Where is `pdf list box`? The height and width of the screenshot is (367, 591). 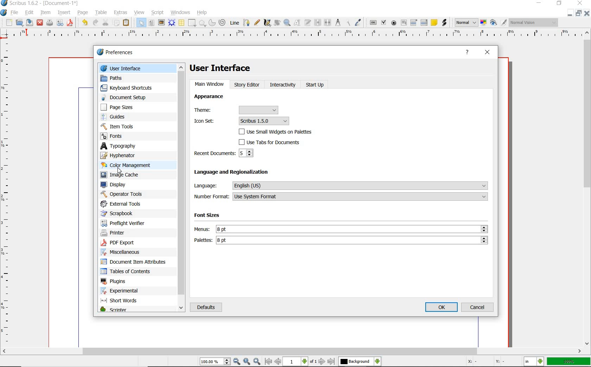
pdf list box is located at coordinates (424, 22).